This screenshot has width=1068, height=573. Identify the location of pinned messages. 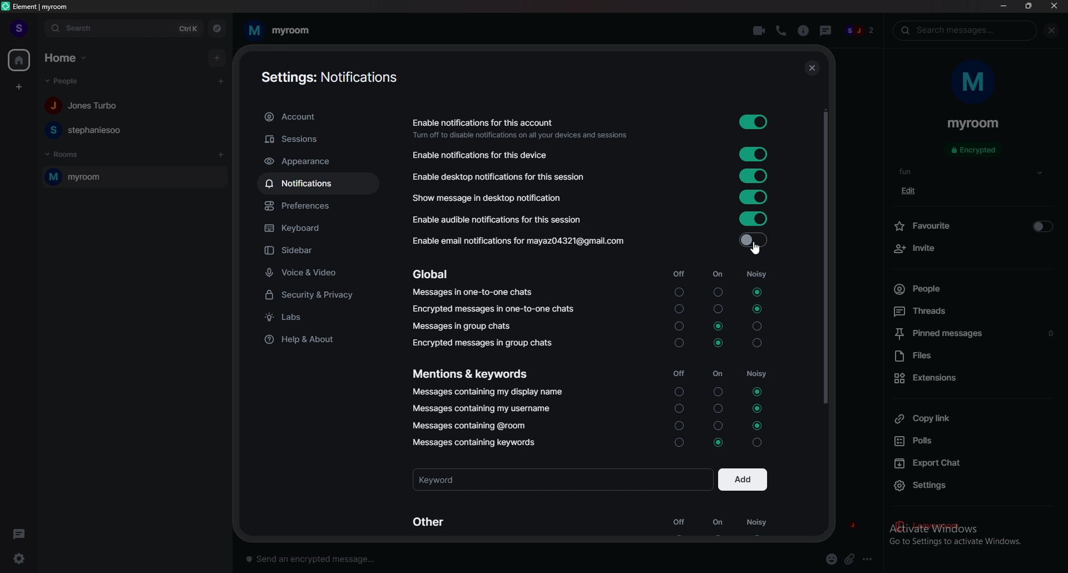
(975, 335).